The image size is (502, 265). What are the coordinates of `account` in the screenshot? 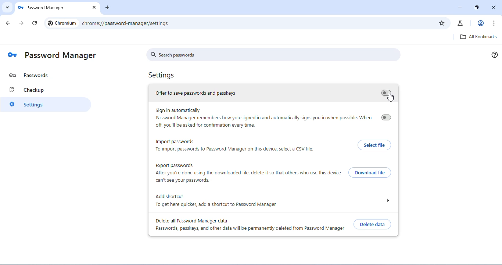 It's located at (480, 23).